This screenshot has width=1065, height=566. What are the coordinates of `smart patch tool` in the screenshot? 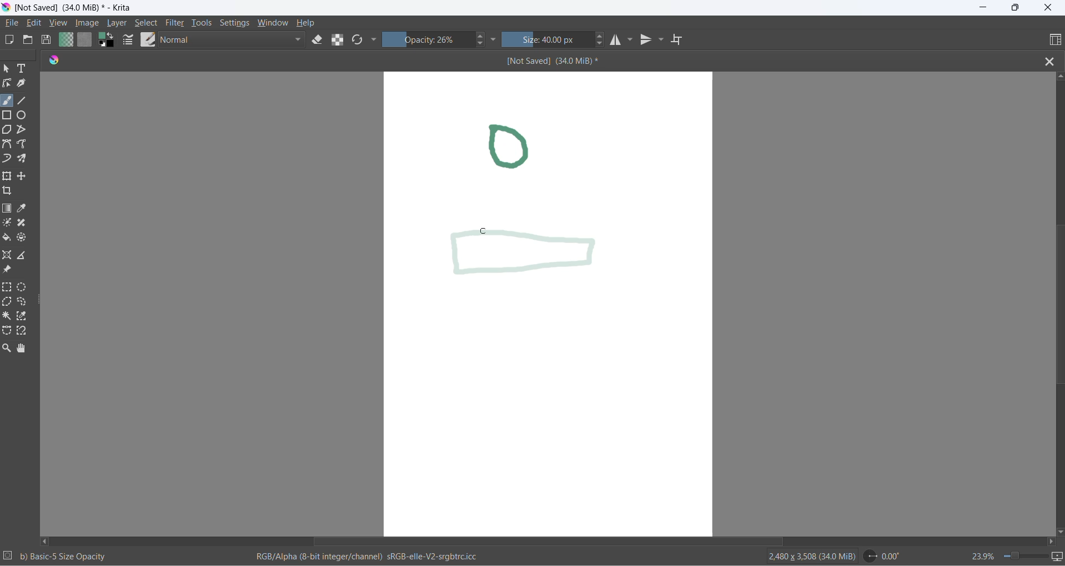 It's located at (26, 224).